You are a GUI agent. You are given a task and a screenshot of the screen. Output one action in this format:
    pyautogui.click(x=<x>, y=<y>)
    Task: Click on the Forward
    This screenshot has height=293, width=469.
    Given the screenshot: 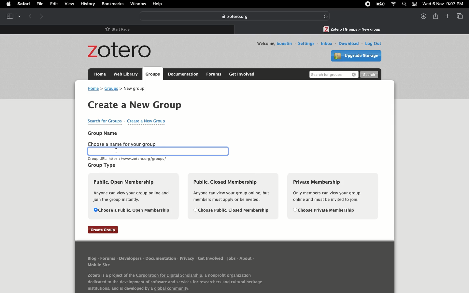 What is the action you would take?
    pyautogui.click(x=42, y=16)
    